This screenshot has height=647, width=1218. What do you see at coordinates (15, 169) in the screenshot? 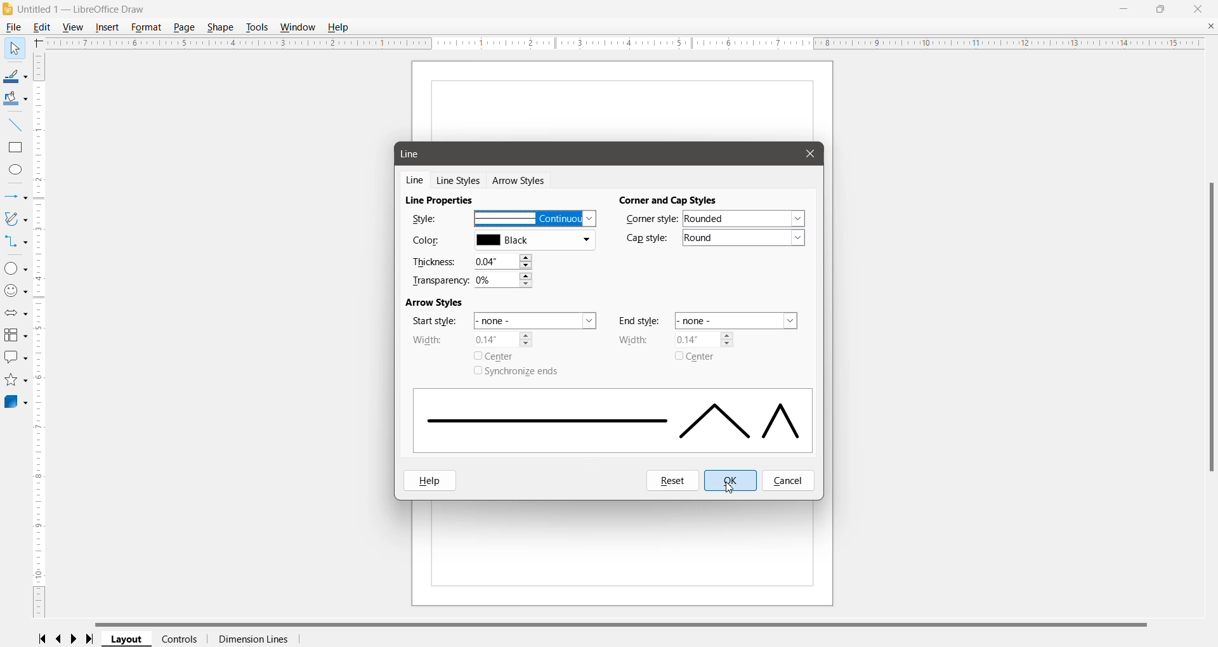
I see `Ellipse` at bounding box center [15, 169].